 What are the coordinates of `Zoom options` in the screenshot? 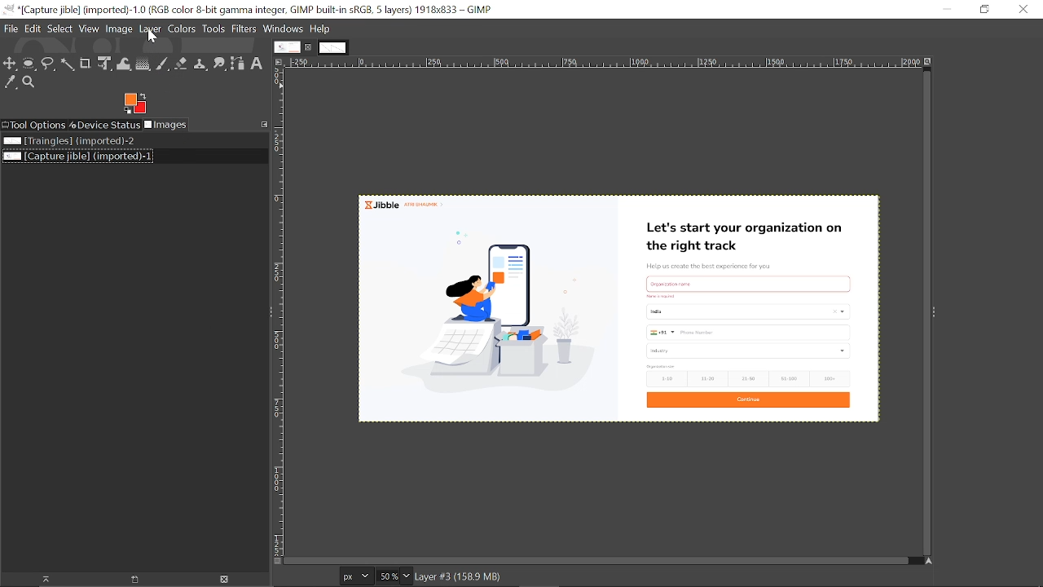 It's located at (406, 576).